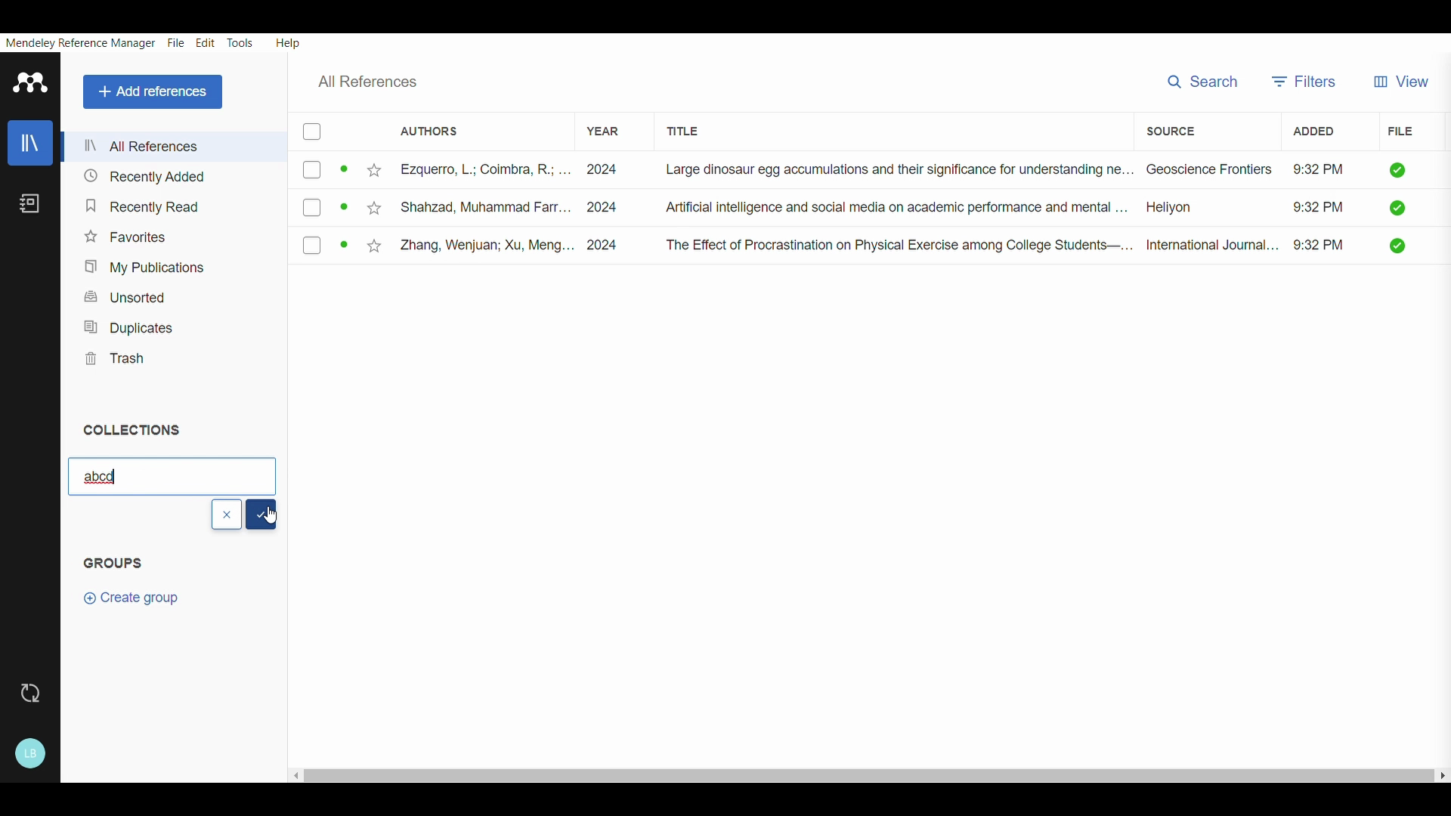 Image resolution: width=1451 pixels, height=816 pixels. I want to click on Scrollbar, so click(866, 771).